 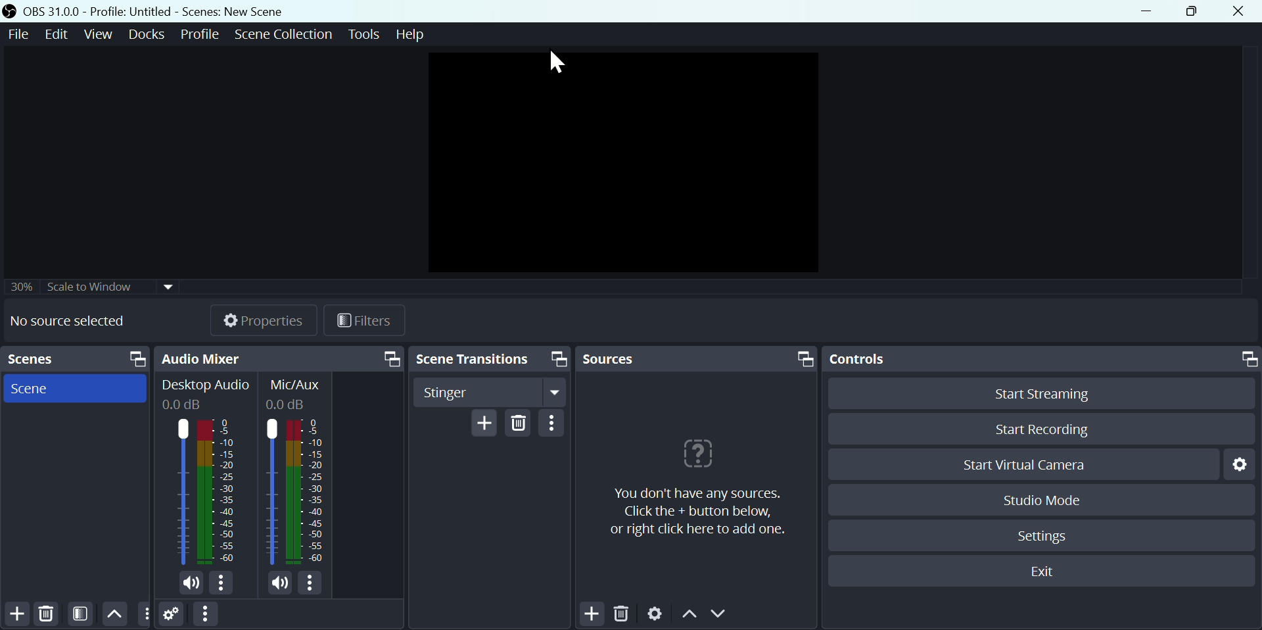 I want to click on Audio bar, so click(x=204, y=491).